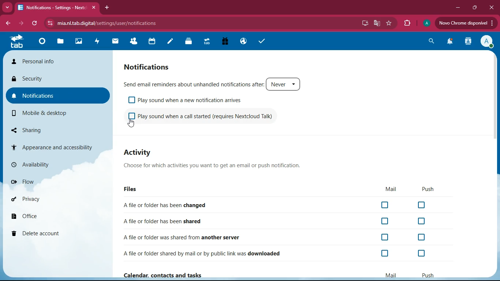  What do you see at coordinates (25, 217) in the screenshot?
I see `office` at bounding box center [25, 217].